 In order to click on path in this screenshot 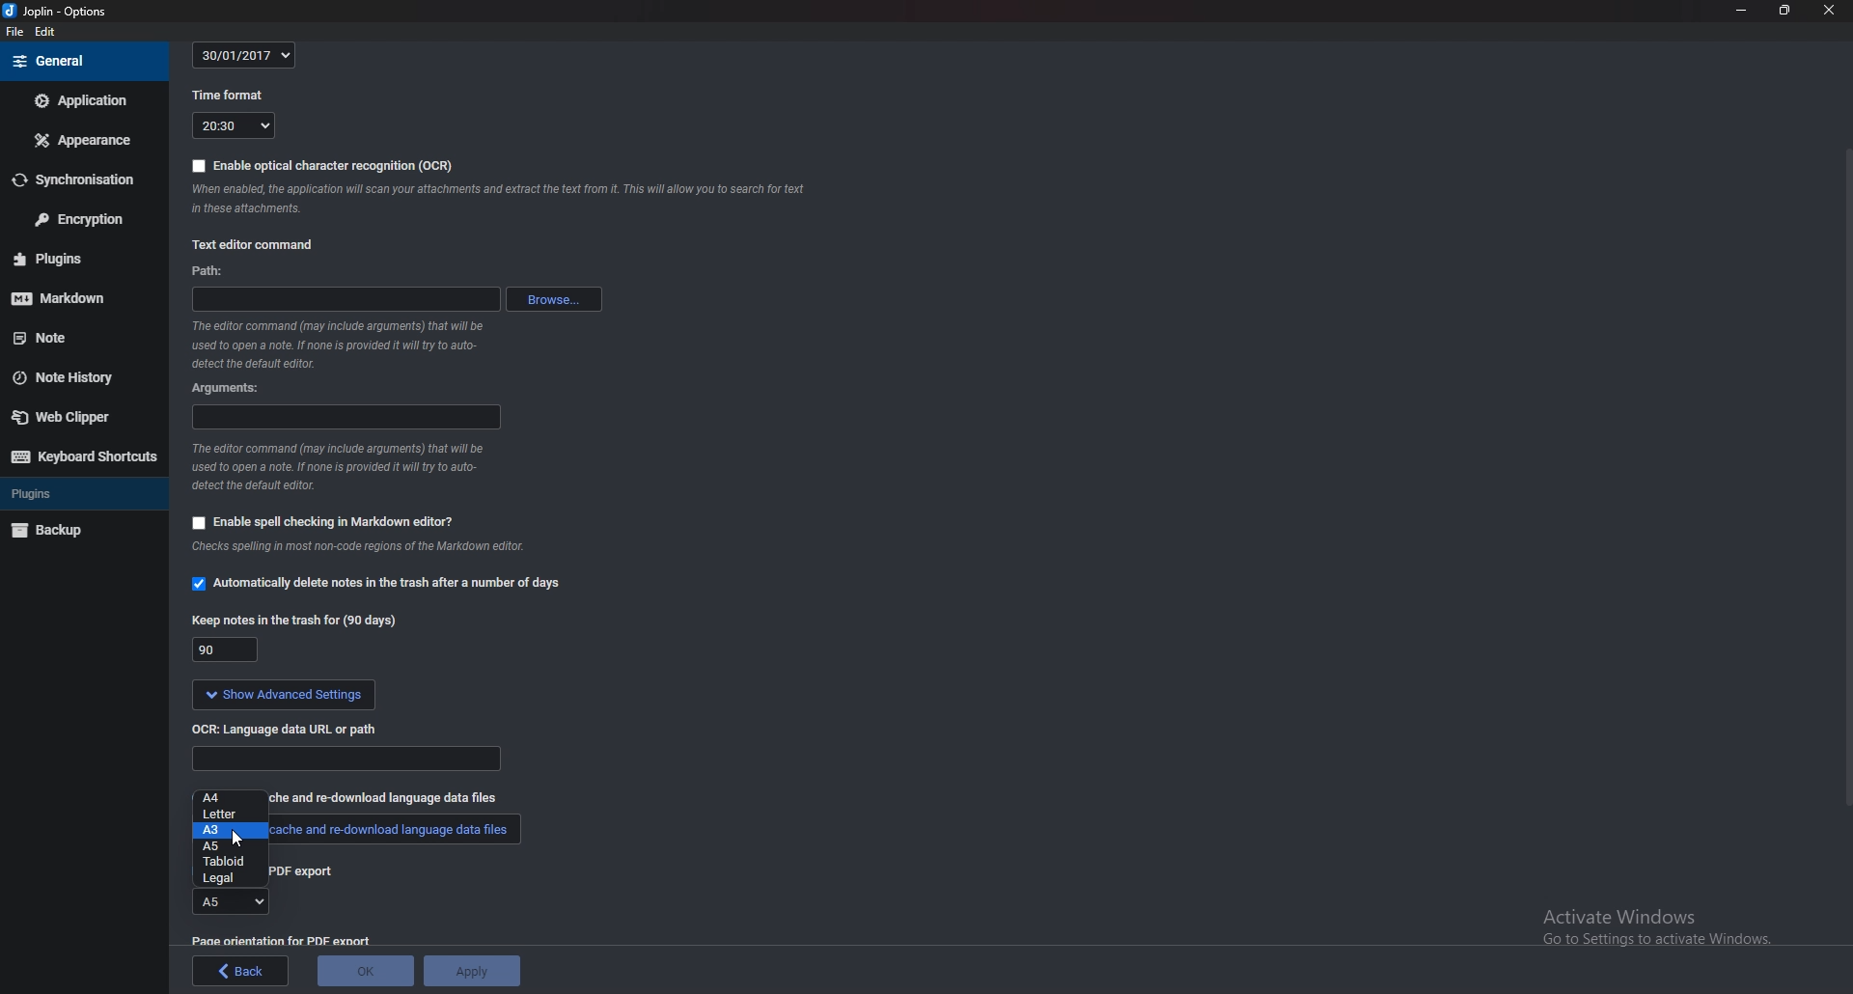, I will do `click(217, 270)`.